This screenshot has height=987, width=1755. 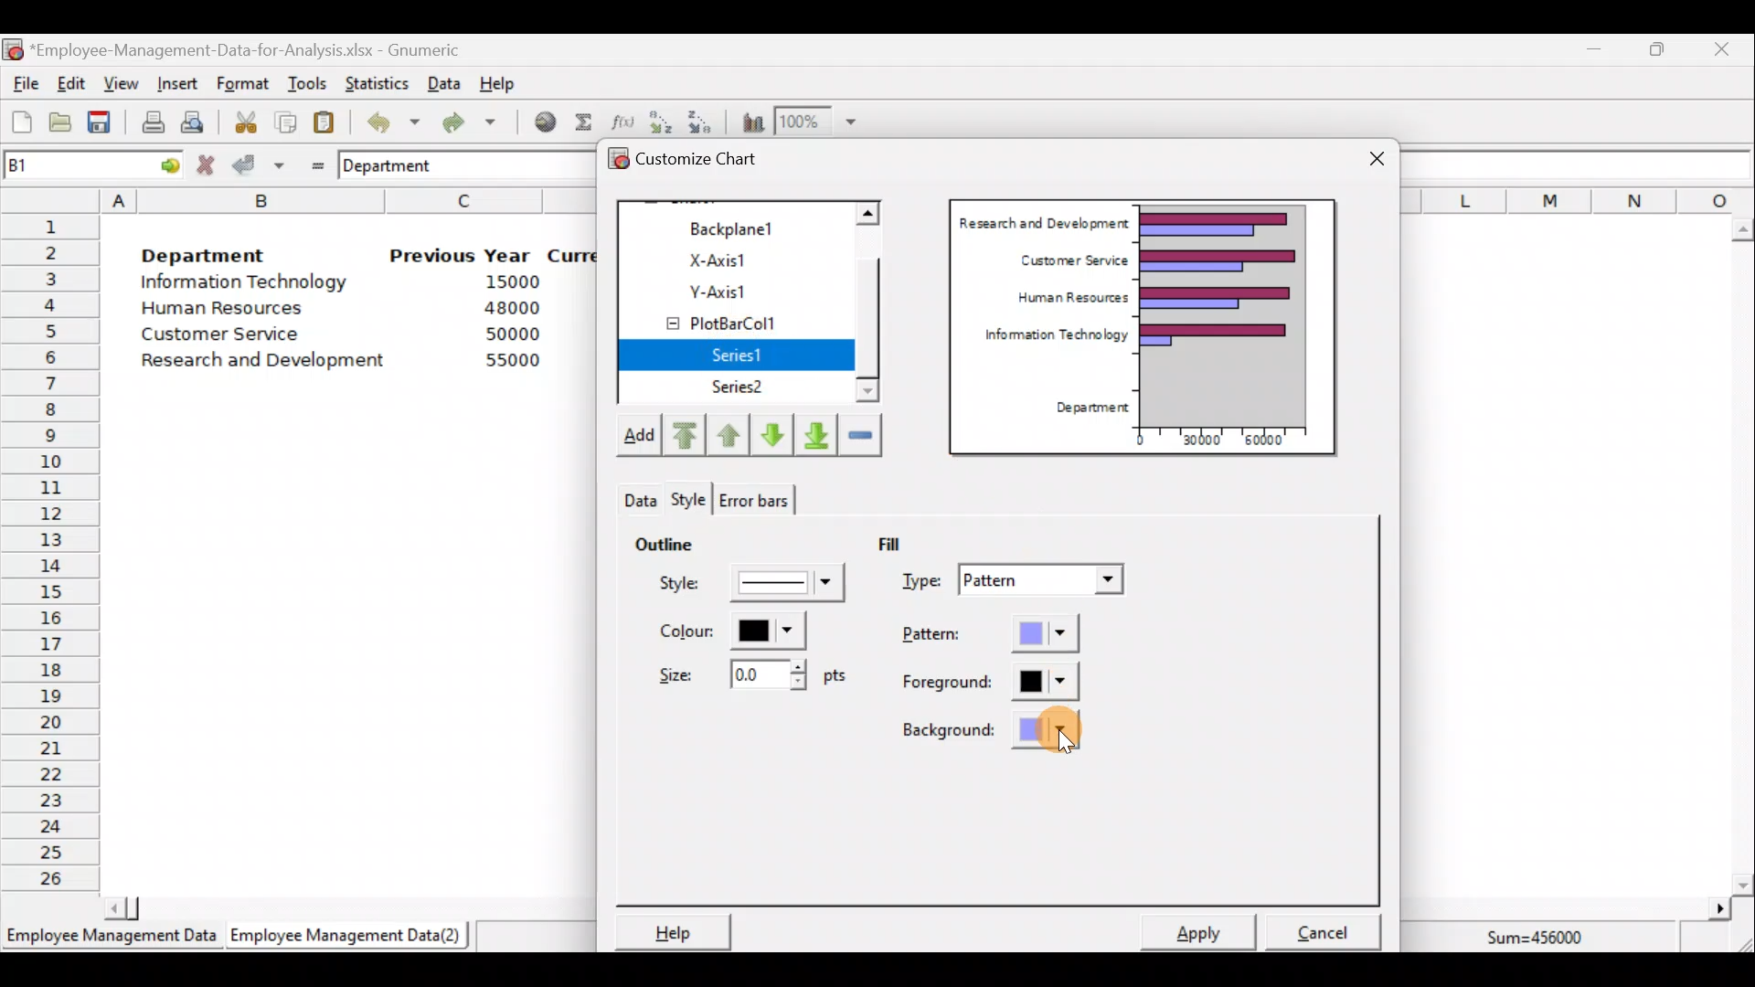 What do you see at coordinates (65, 124) in the screenshot?
I see `Open a file` at bounding box center [65, 124].